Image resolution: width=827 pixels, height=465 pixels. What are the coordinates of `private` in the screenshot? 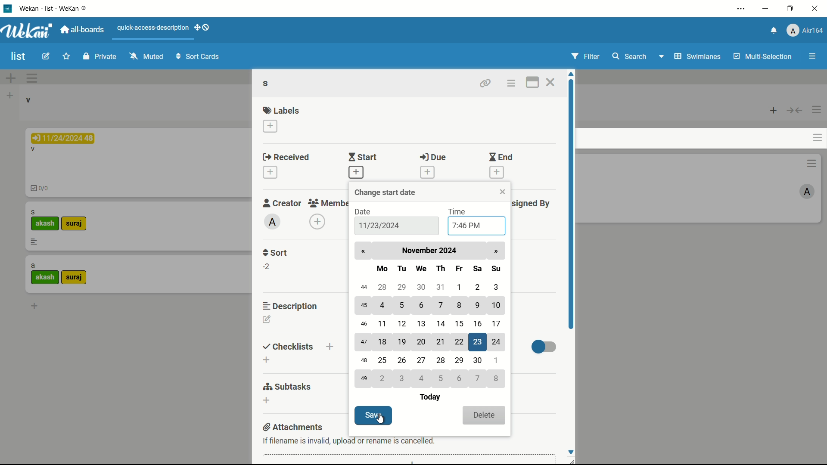 It's located at (101, 56).